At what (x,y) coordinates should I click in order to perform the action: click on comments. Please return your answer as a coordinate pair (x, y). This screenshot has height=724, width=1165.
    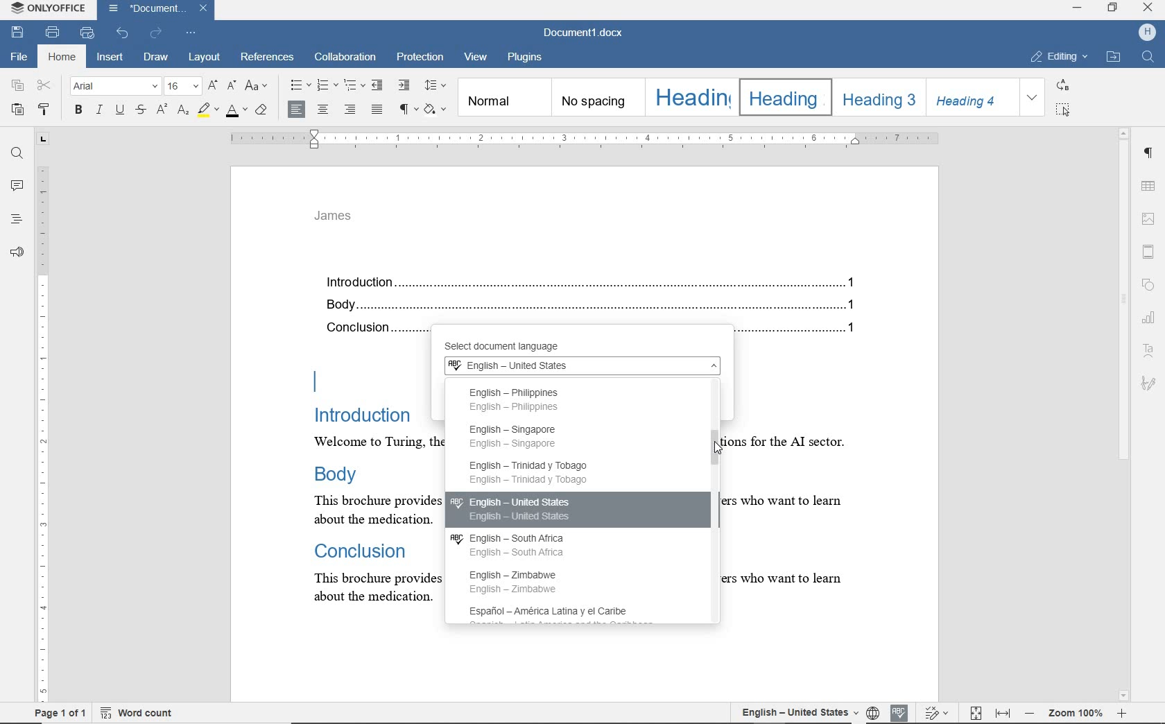
    Looking at the image, I should click on (16, 186).